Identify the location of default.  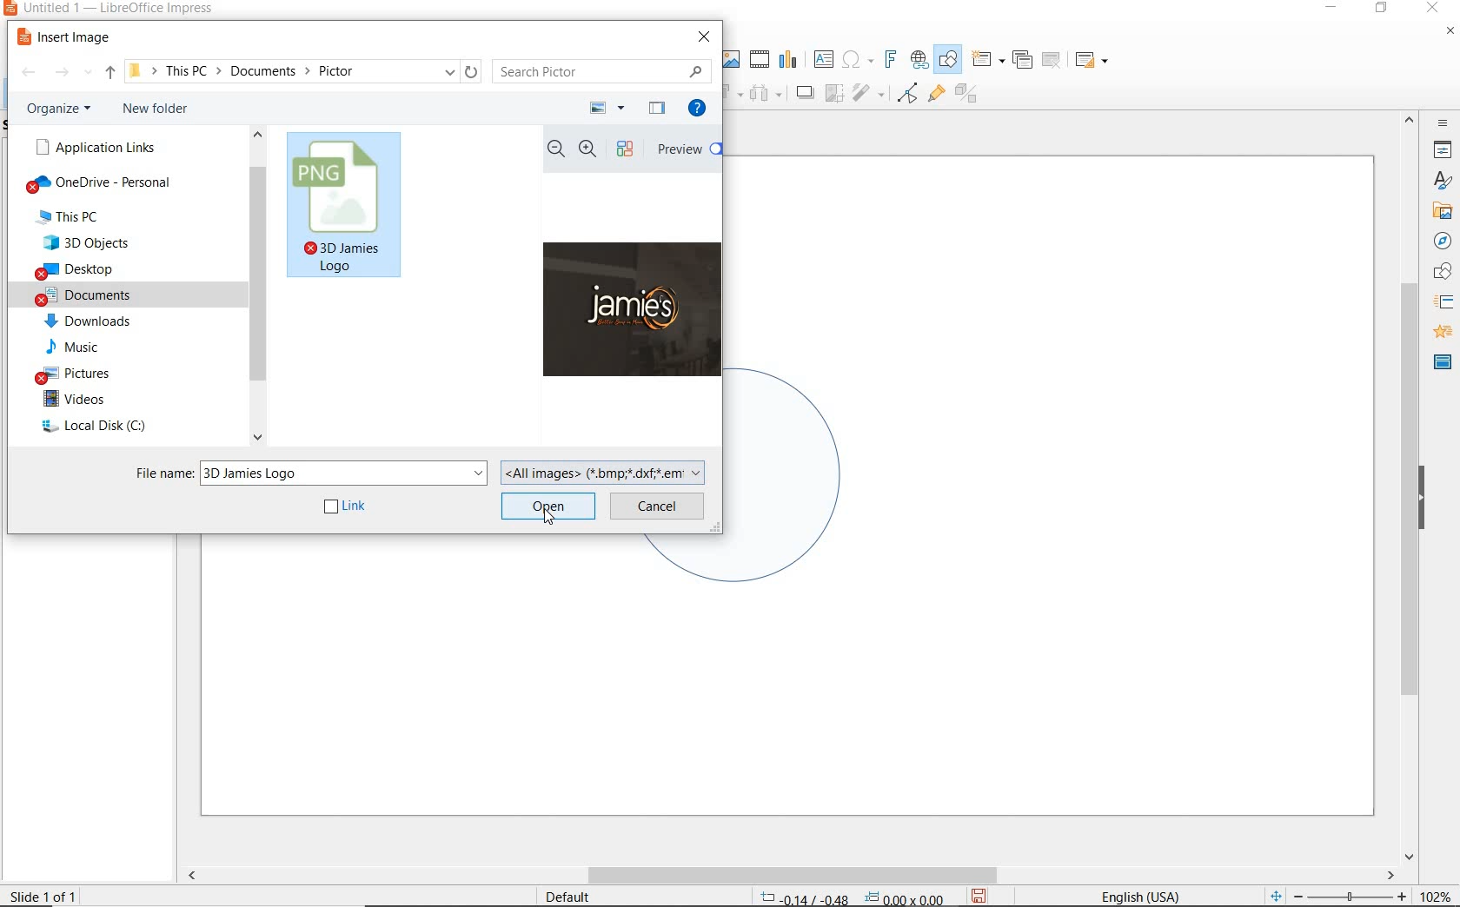
(556, 896).